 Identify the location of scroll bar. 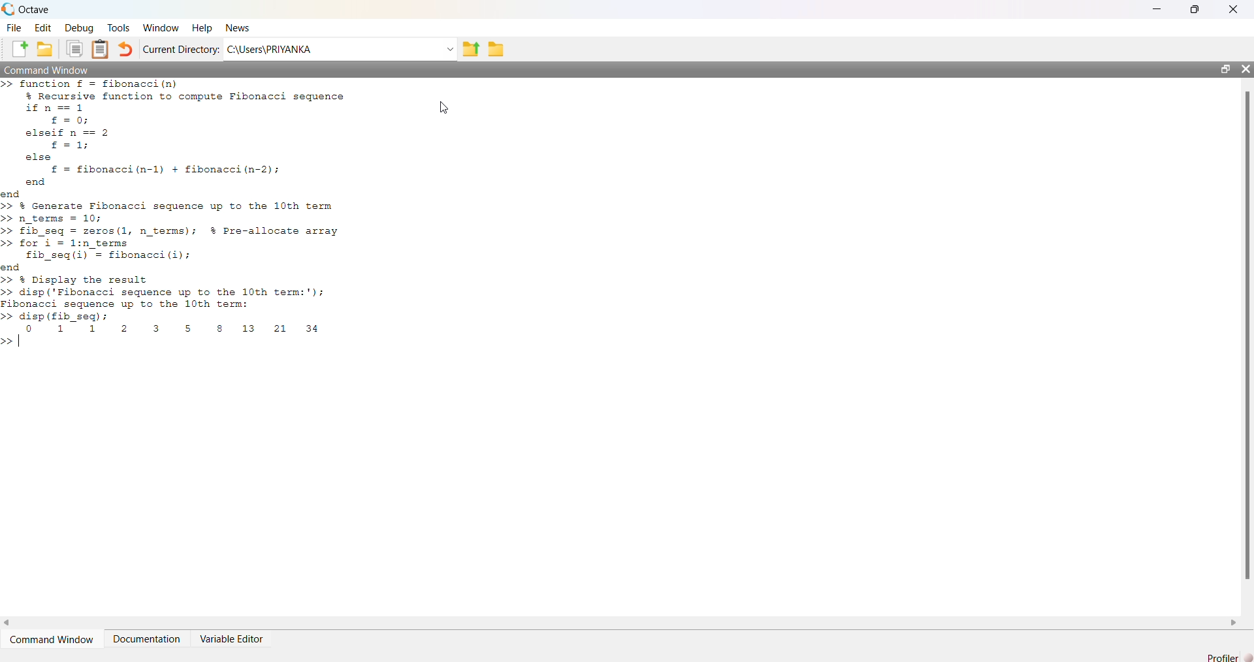
(1243, 337).